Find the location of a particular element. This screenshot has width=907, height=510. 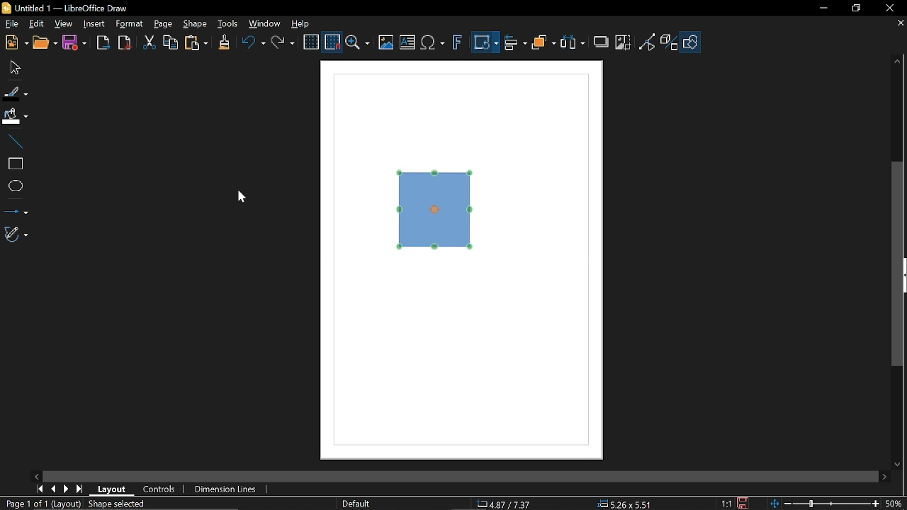

Line is located at coordinates (14, 142).